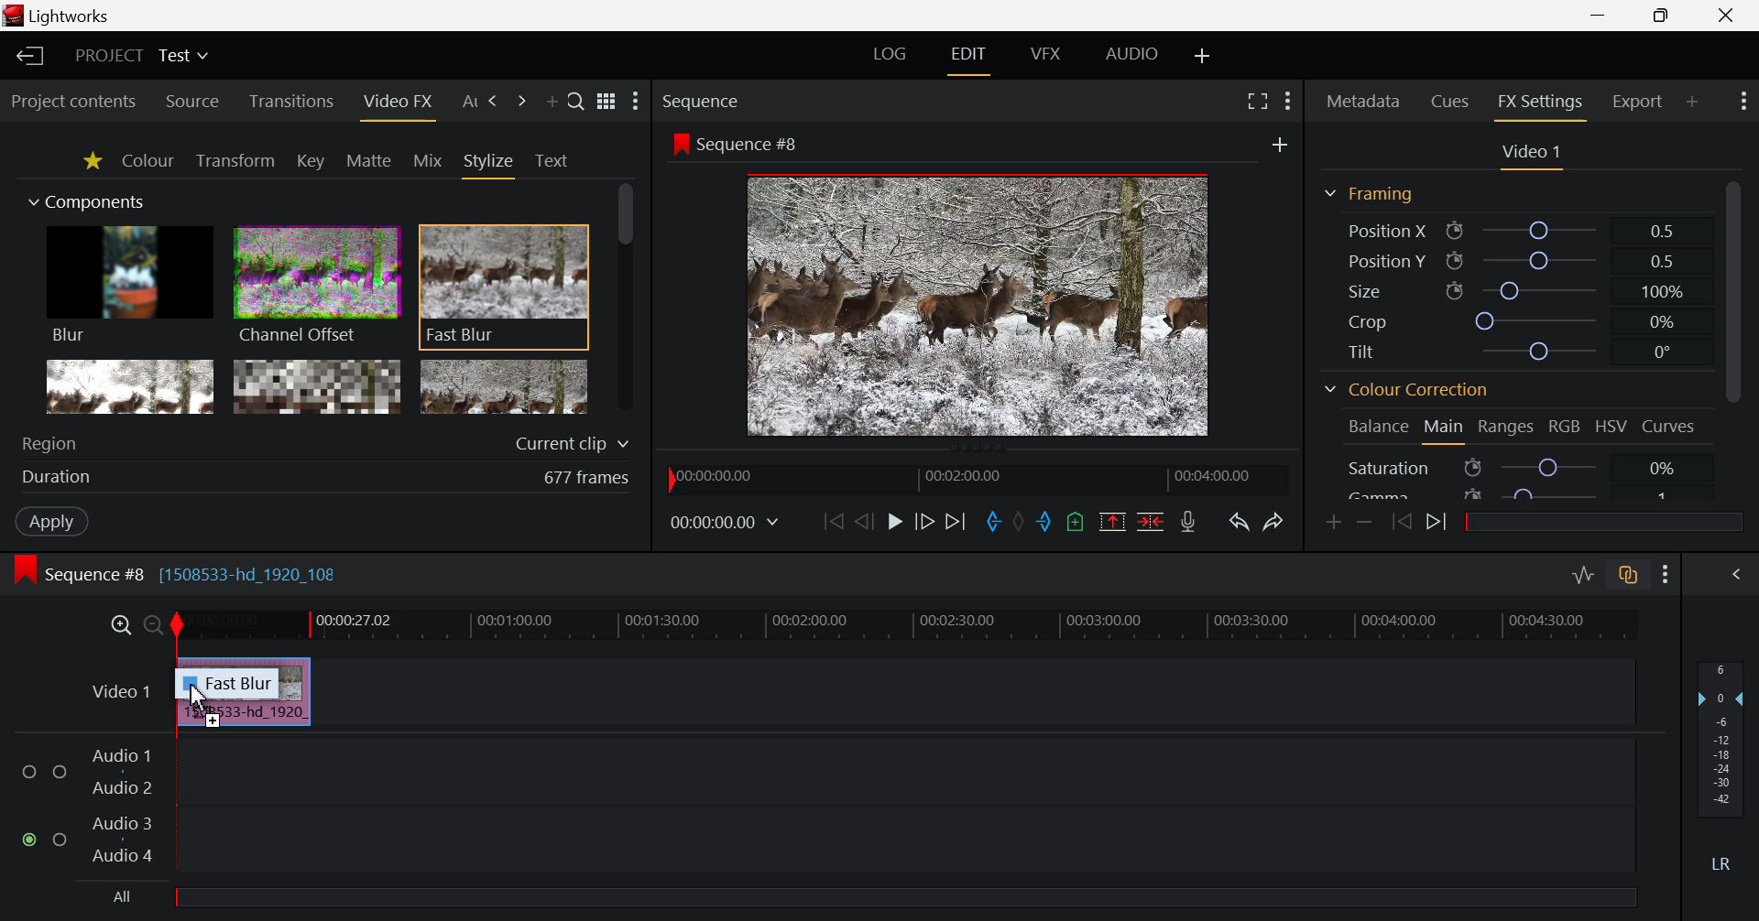 The height and width of the screenshot is (921, 1759). Describe the element at coordinates (26, 58) in the screenshot. I see `Back to Homepage` at that location.